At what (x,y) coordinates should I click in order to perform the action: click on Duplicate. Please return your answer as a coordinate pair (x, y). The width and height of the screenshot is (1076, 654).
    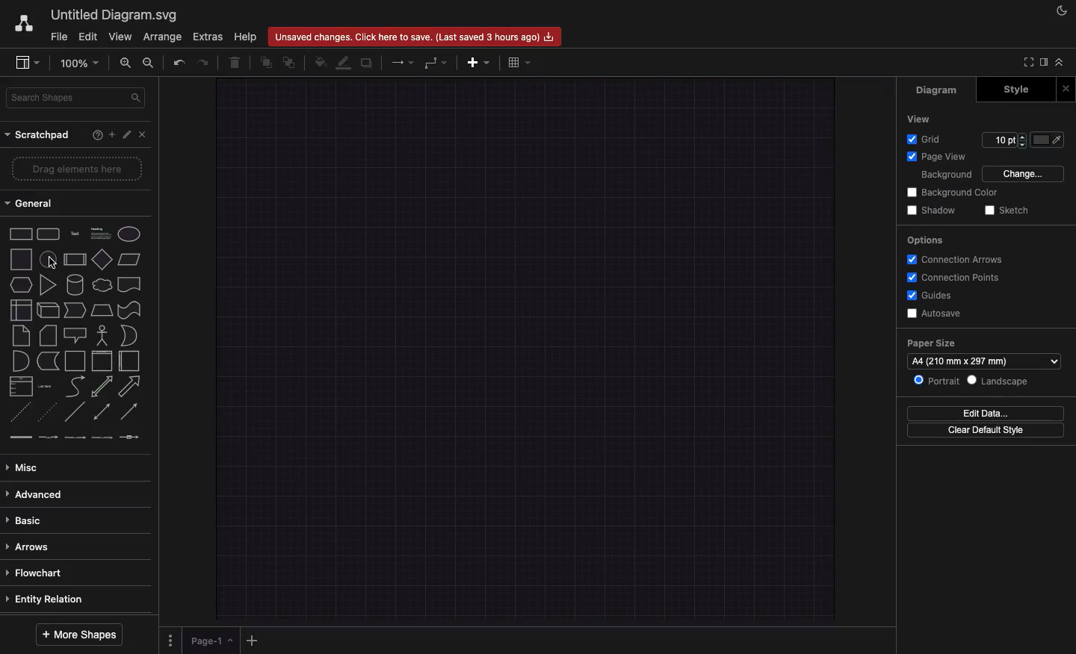
    Looking at the image, I should click on (368, 62).